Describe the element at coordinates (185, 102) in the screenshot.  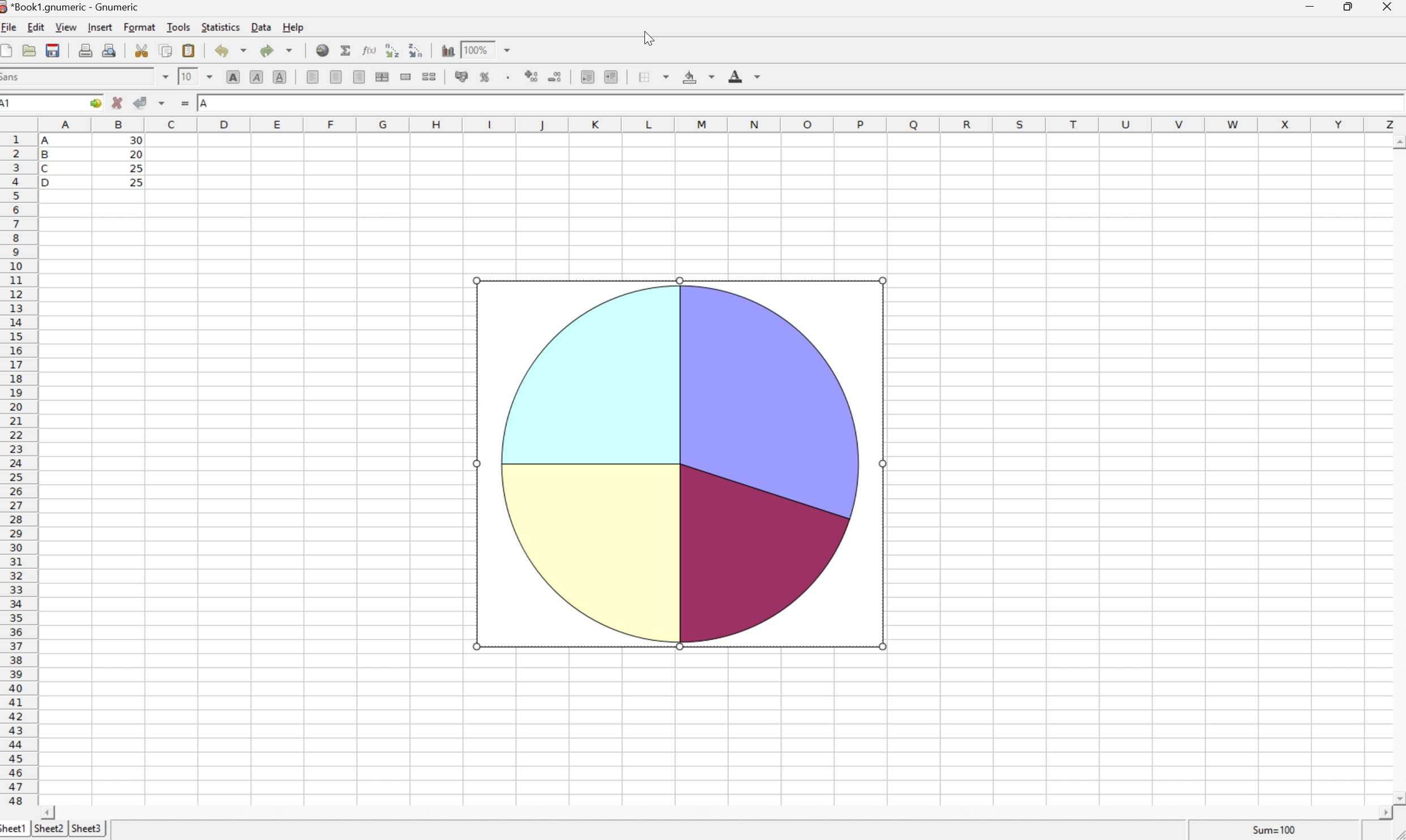
I see `Enter formula` at that location.